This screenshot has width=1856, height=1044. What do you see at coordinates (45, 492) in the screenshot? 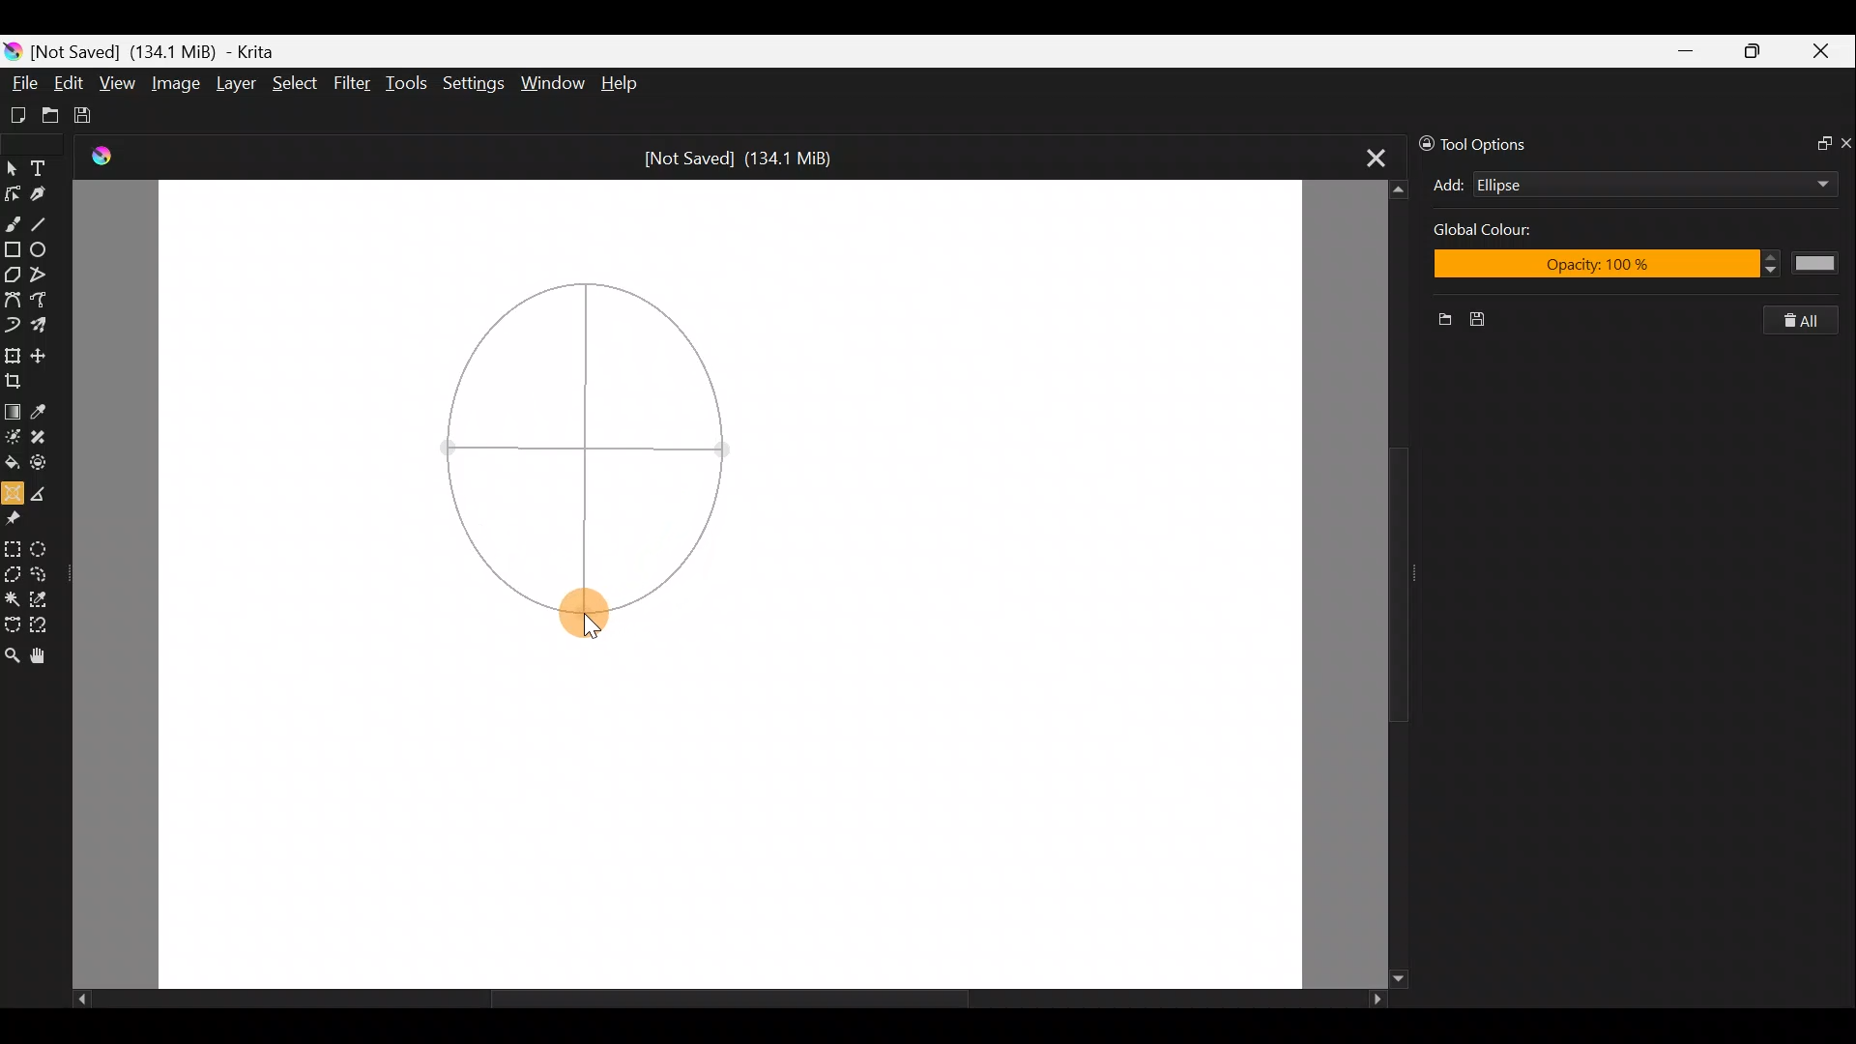
I see `Measure the distance between two points` at bounding box center [45, 492].